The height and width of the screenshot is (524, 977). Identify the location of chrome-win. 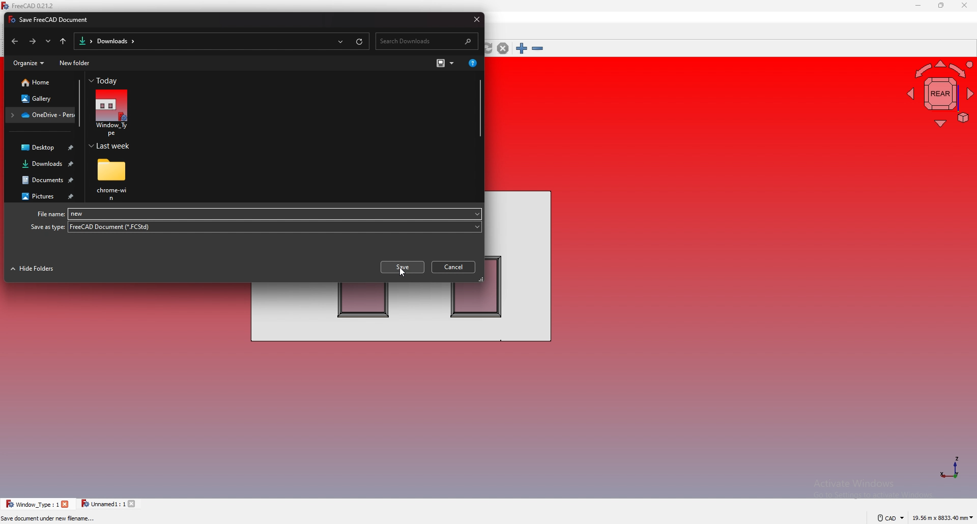
(113, 180).